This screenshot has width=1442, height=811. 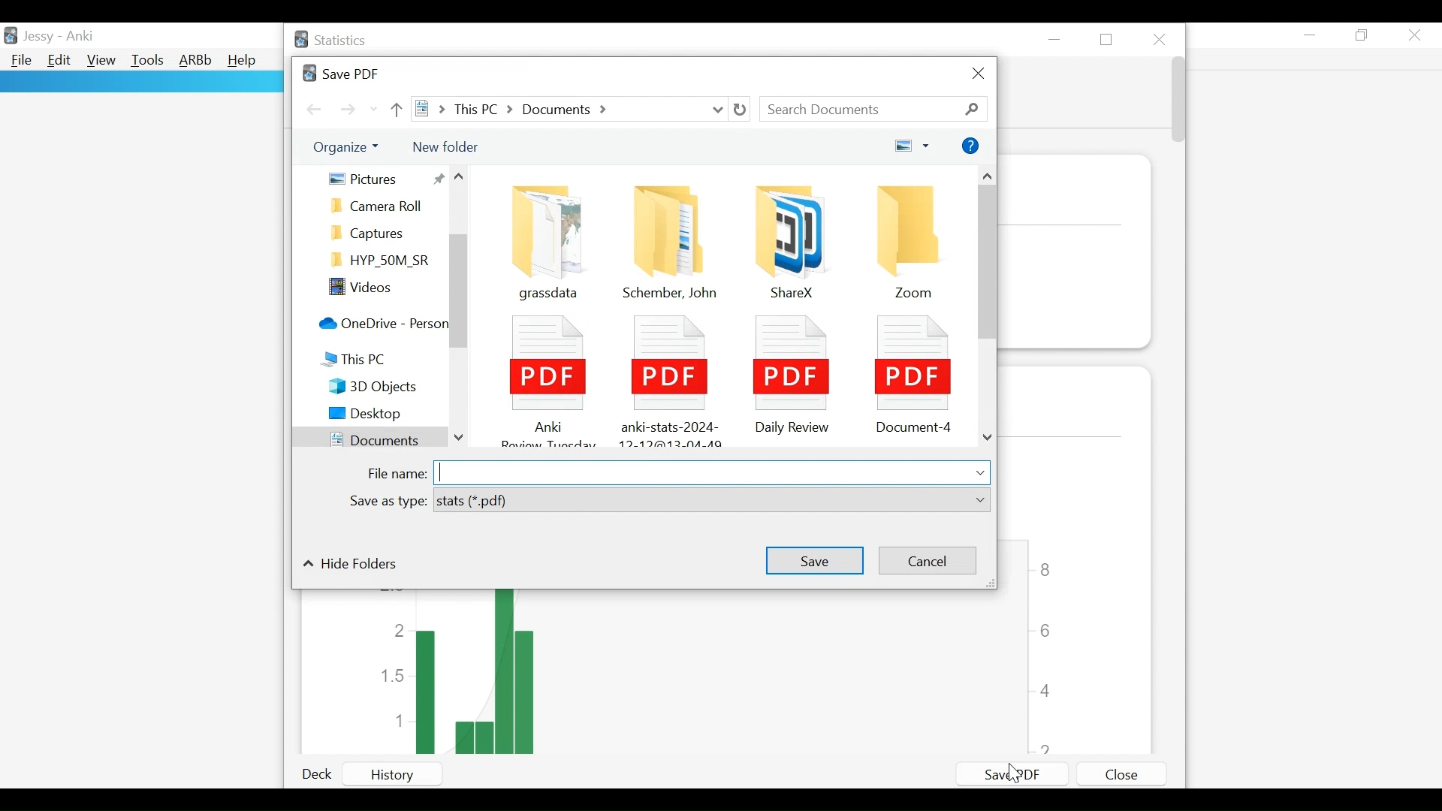 What do you see at coordinates (1364, 36) in the screenshot?
I see `Restore` at bounding box center [1364, 36].